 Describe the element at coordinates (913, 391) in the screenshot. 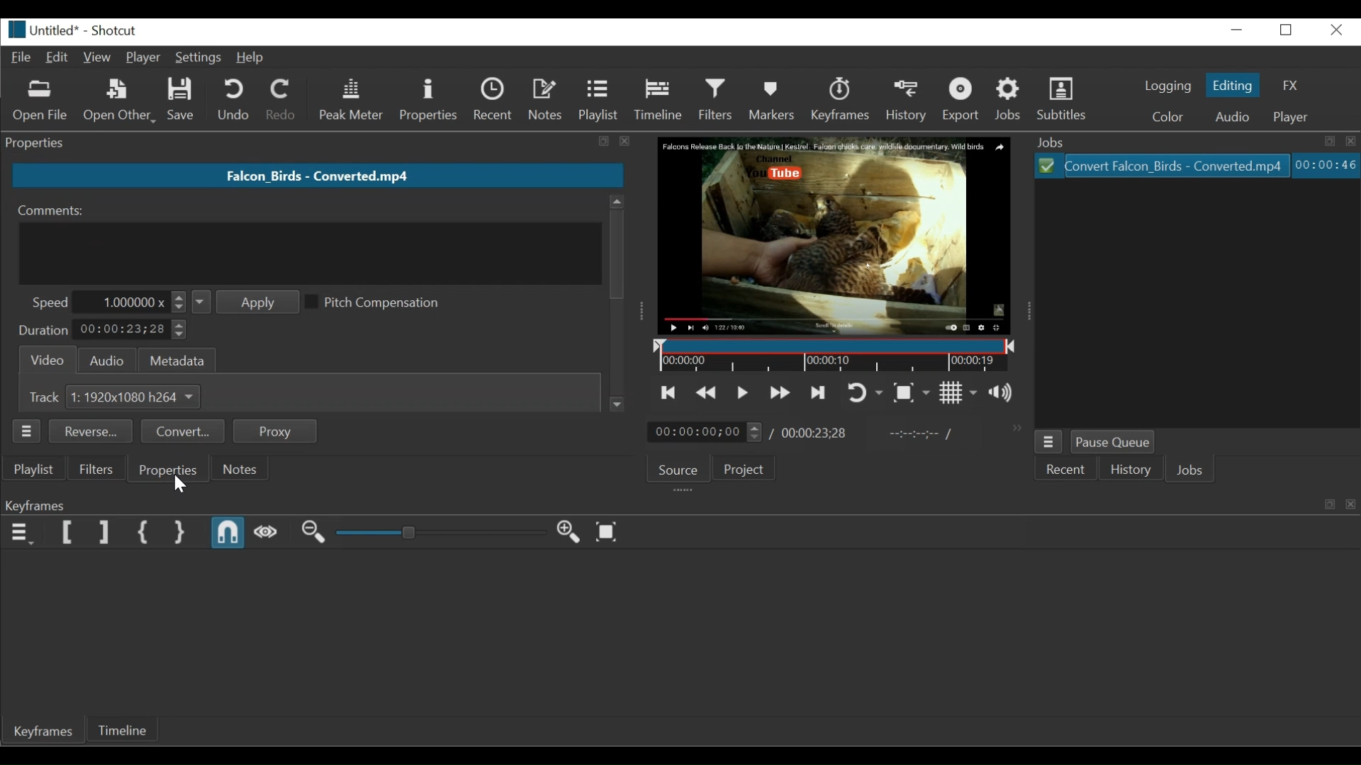

I see `Toggle Zoom` at that location.